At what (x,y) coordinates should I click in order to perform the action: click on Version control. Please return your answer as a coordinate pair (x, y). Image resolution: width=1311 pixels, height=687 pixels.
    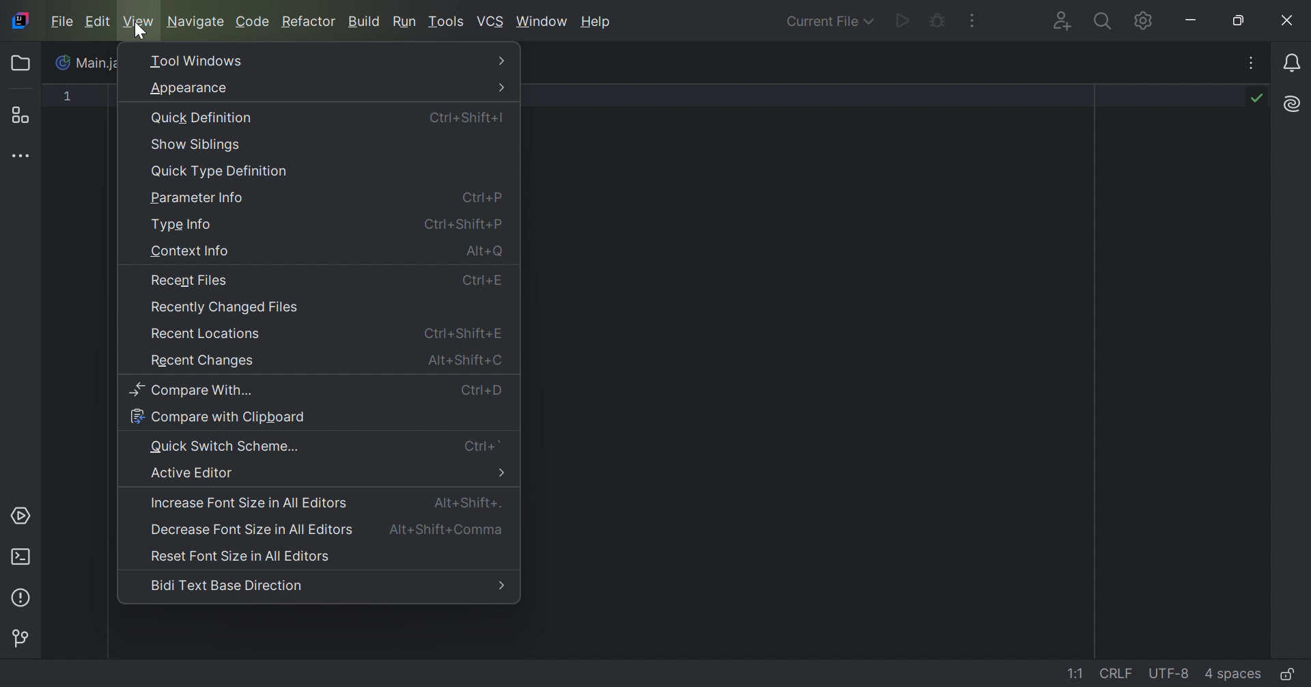
    Looking at the image, I should click on (25, 636).